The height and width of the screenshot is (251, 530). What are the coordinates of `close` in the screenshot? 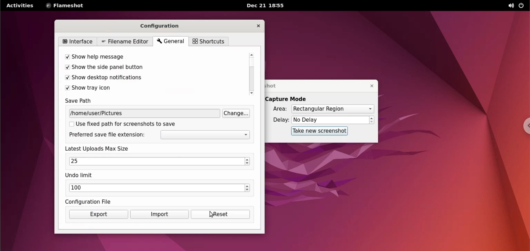 It's located at (369, 86).